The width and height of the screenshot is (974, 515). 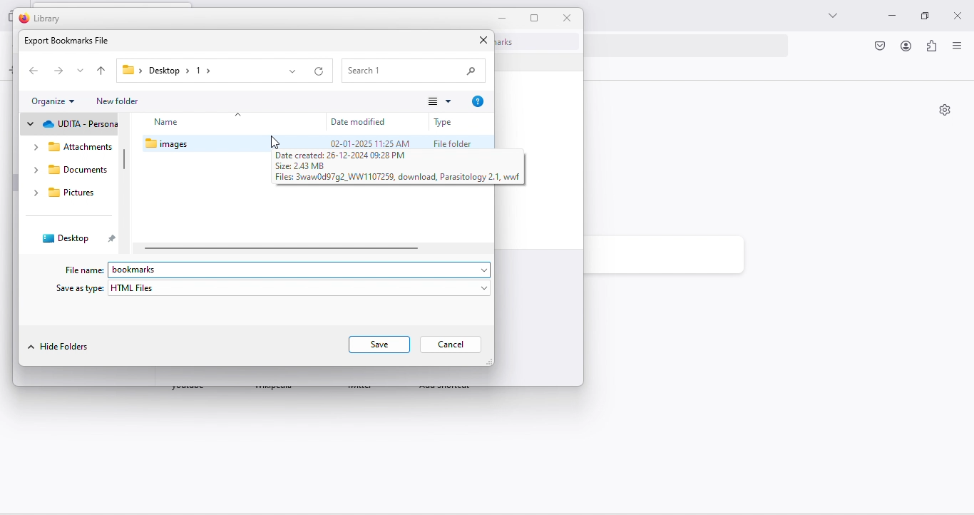 What do you see at coordinates (124, 160) in the screenshot?
I see `scroll bar` at bounding box center [124, 160].